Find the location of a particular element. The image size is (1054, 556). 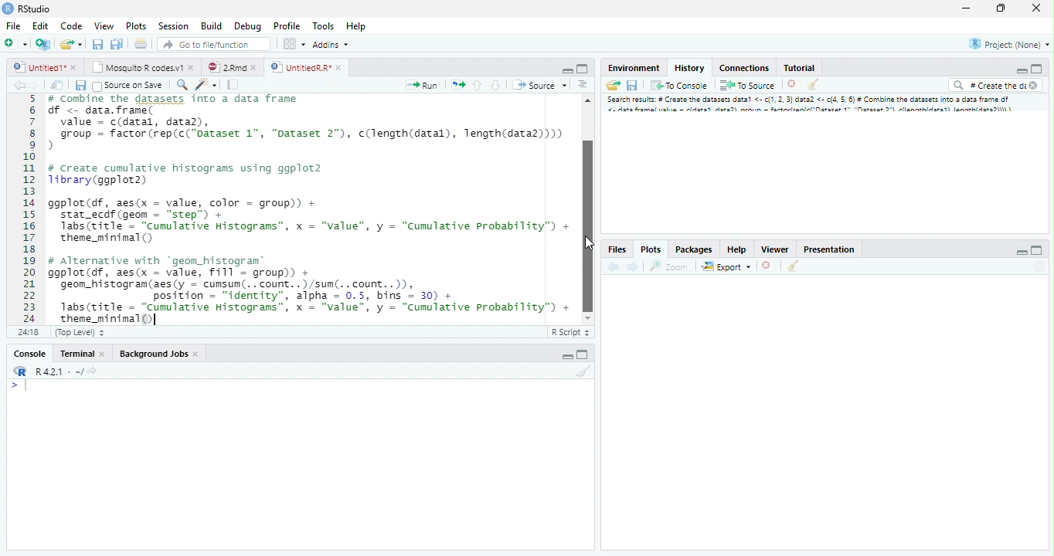

Workspace pane is located at coordinates (294, 45).